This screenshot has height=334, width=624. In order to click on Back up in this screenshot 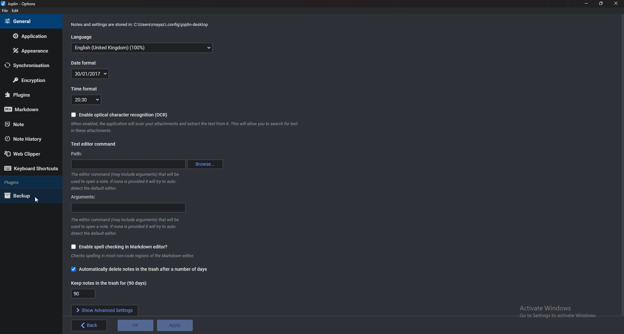, I will do `click(29, 196)`.